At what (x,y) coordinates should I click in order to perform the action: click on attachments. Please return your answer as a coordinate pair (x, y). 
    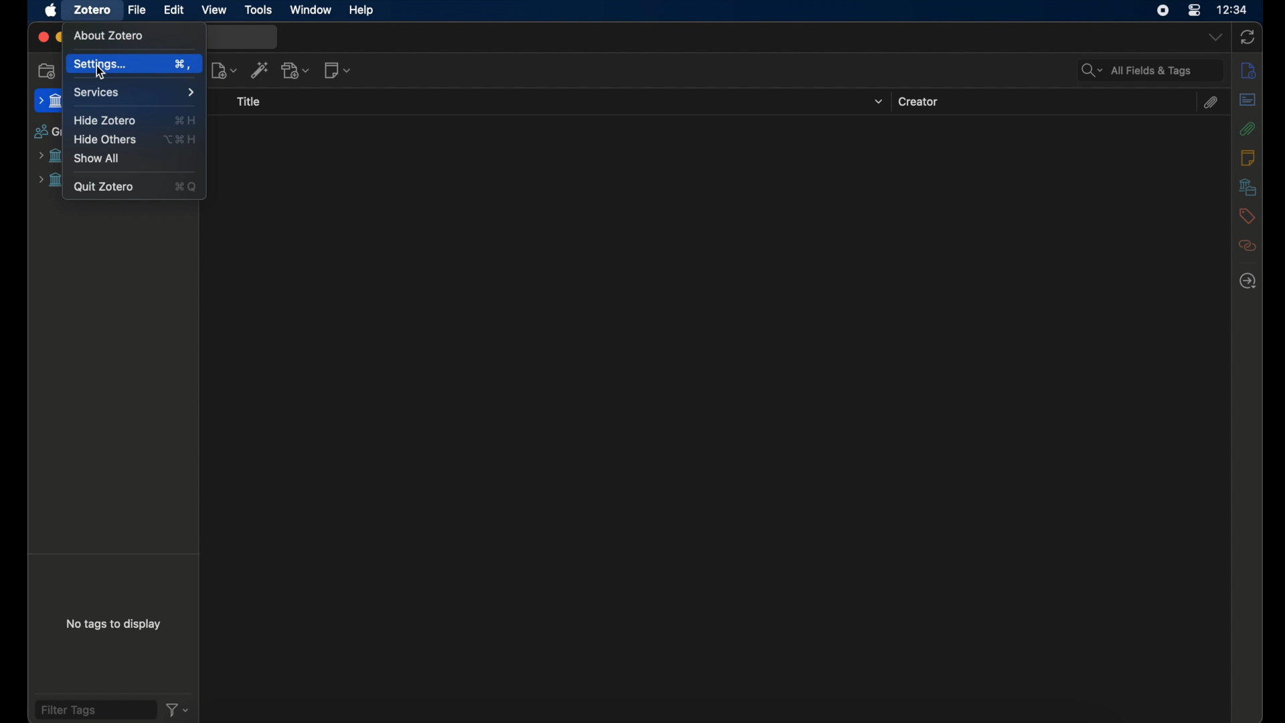
    Looking at the image, I should click on (1247, 129).